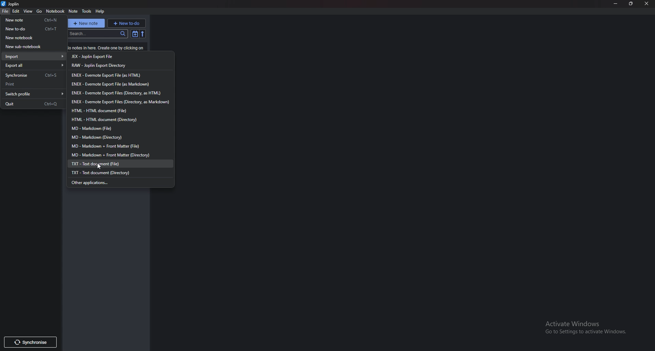 The width and height of the screenshot is (655, 351). Describe the element at coordinates (111, 85) in the screenshot. I see `enex markdown` at that location.